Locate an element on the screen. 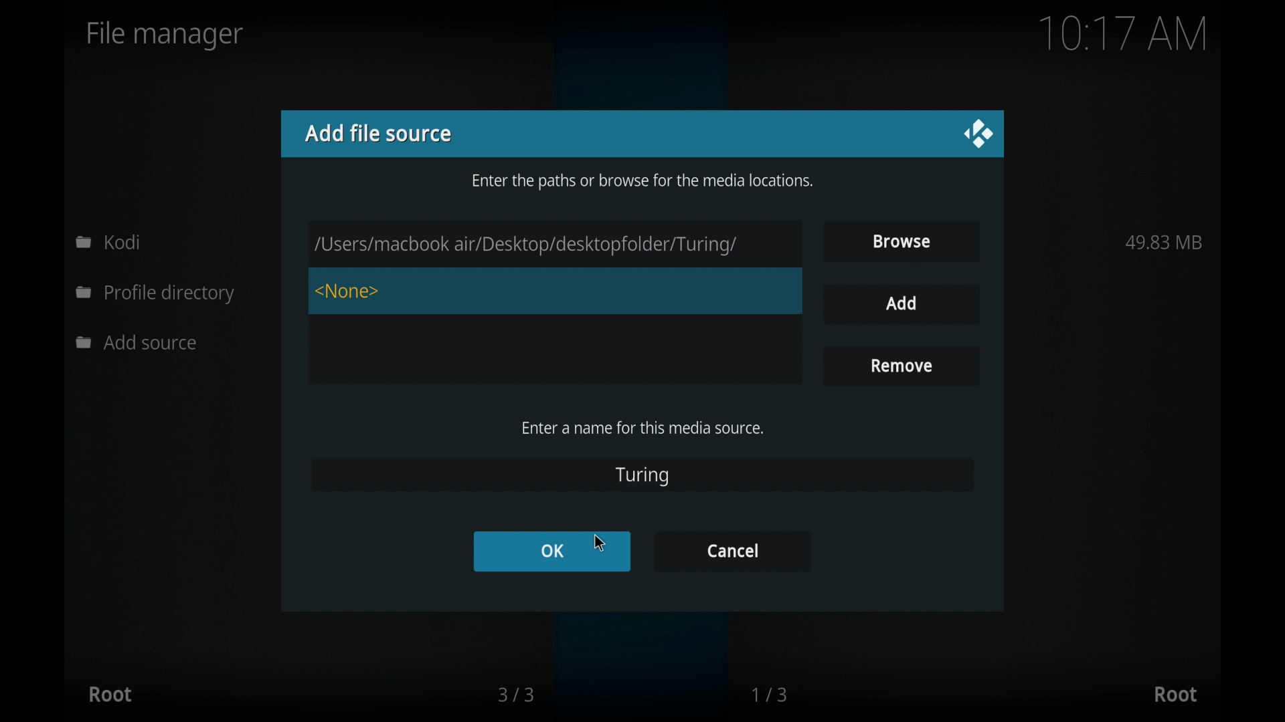 This screenshot has height=722, width=1285. turing is located at coordinates (642, 475).